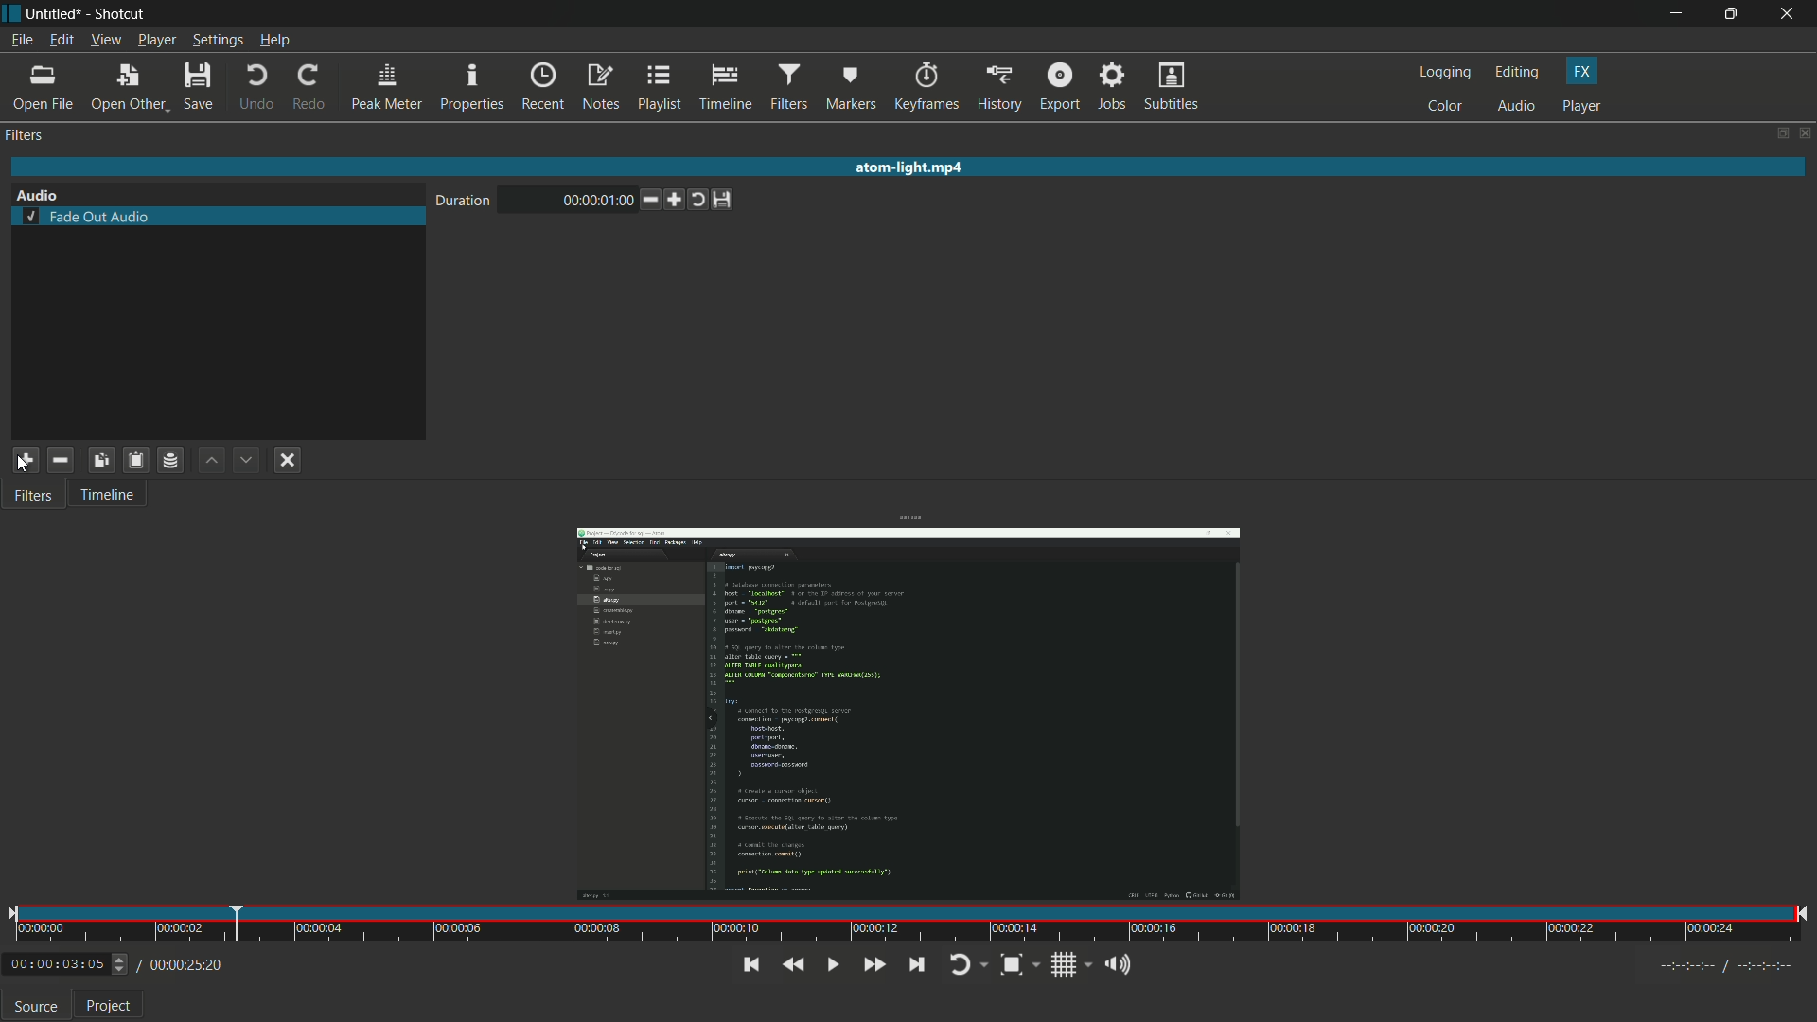 The height and width of the screenshot is (1022, 1817). Describe the element at coordinates (168, 460) in the screenshot. I see `save a filter set` at that location.